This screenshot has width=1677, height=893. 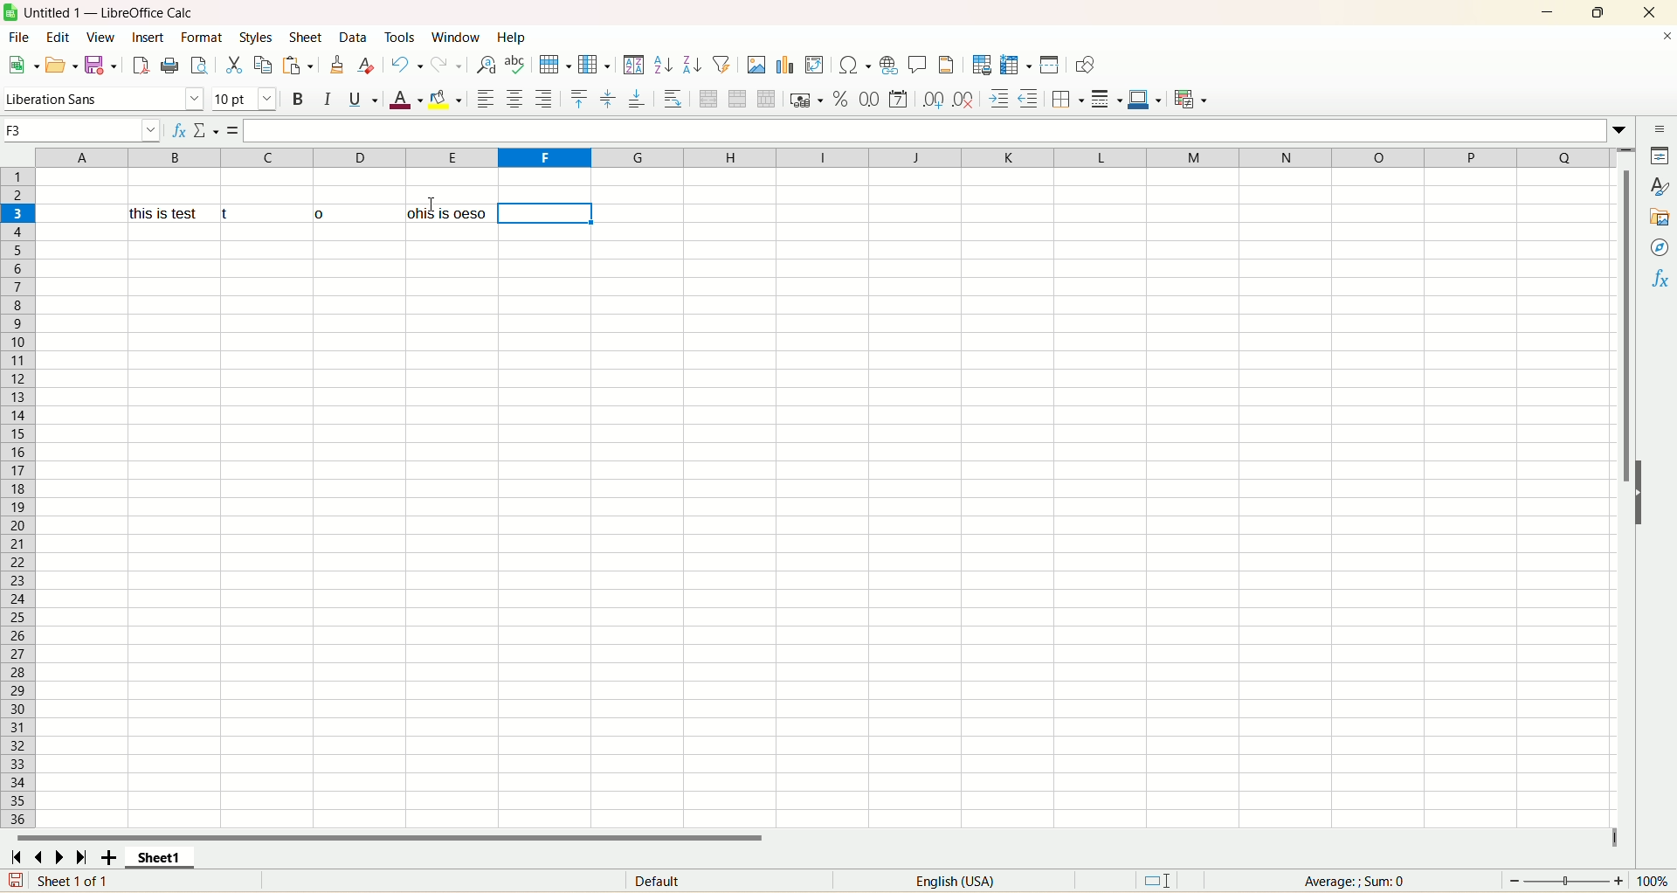 What do you see at coordinates (488, 99) in the screenshot?
I see `align left` at bounding box center [488, 99].